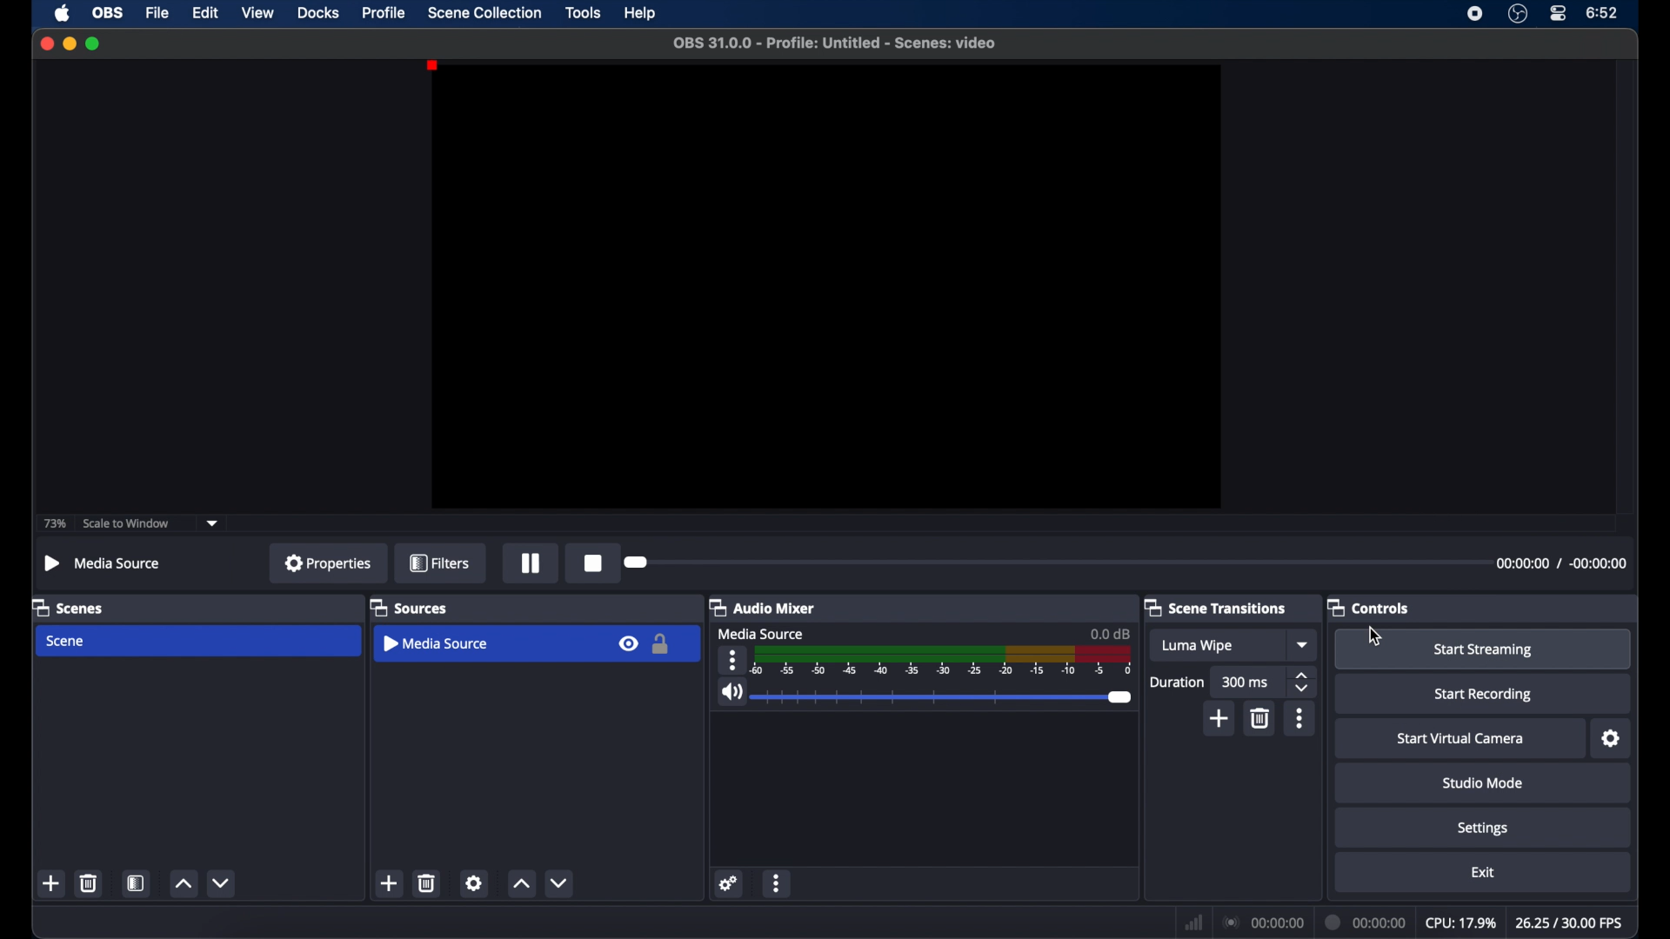 The height and width of the screenshot is (939, 1670). I want to click on properties, so click(329, 563).